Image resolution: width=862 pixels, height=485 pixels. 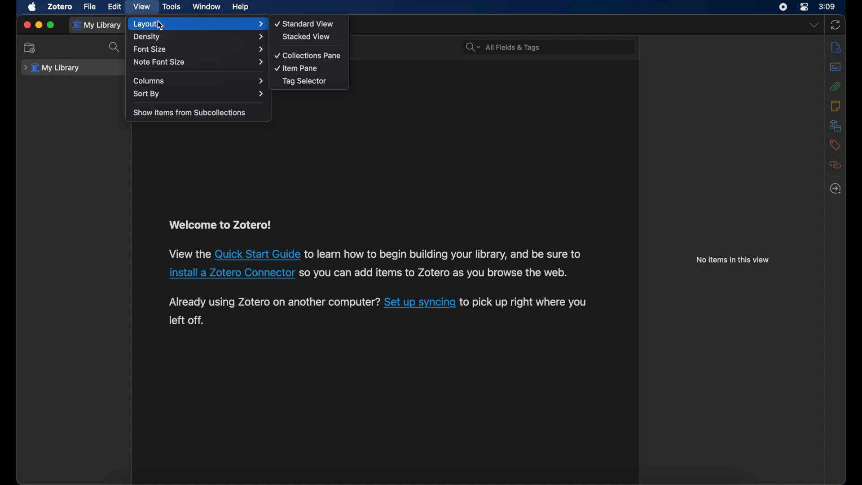 What do you see at coordinates (241, 7) in the screenshot?
I see `help` at bounding box center [241, 7].